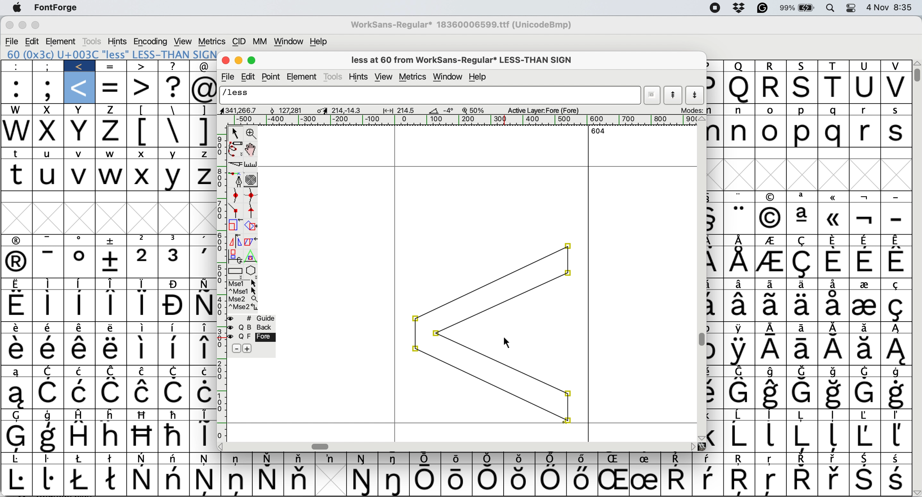 The height and width of the screenshot is (497, 922). Describe the element at coordinates (714, 9) in the screenshot. I see `screen recorder` at that location.